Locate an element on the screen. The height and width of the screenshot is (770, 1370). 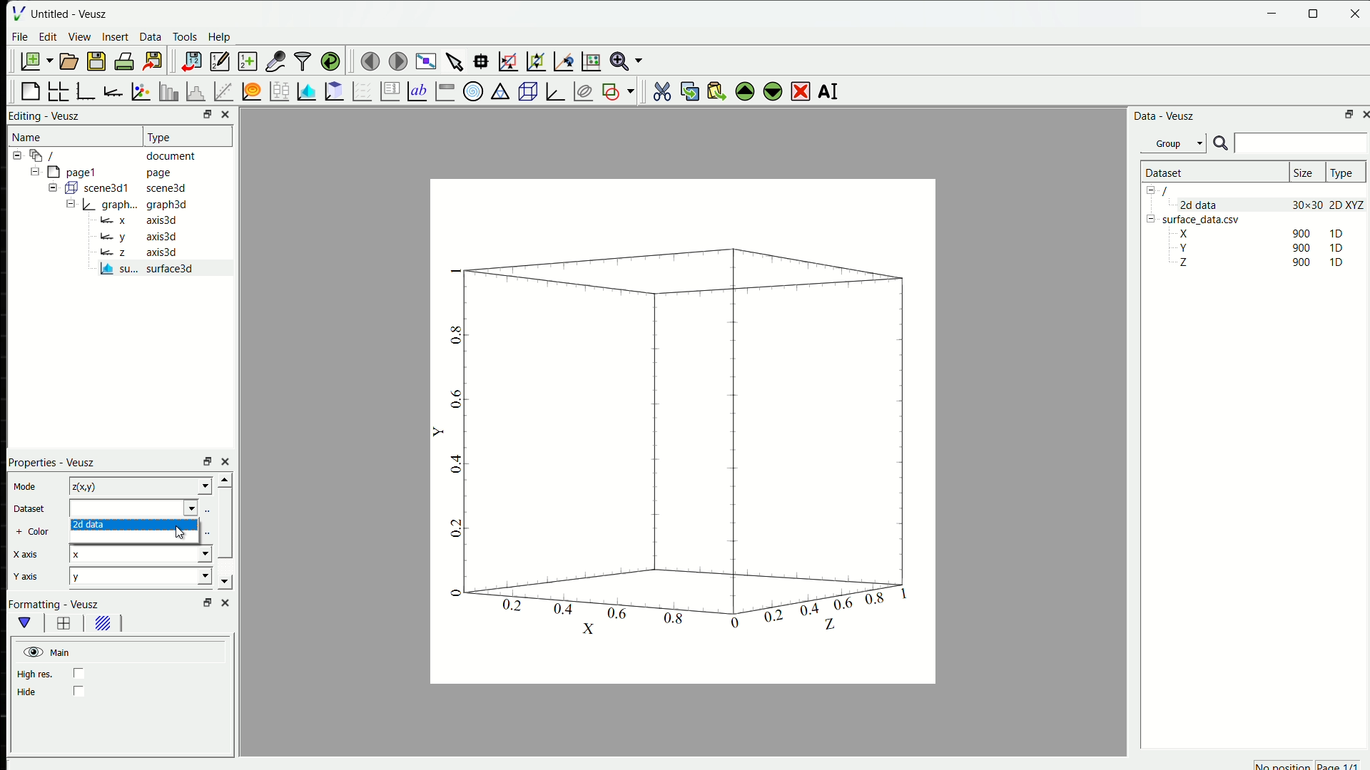
Dataset is located at coordinates (1166, 173).